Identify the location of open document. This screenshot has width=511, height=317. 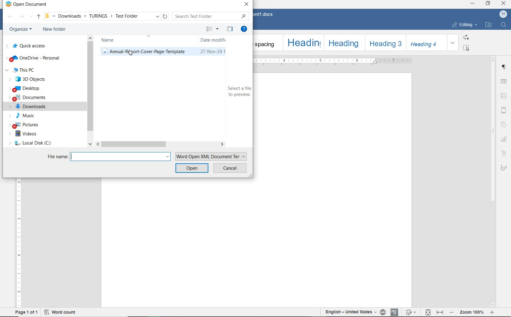
(26, 4).